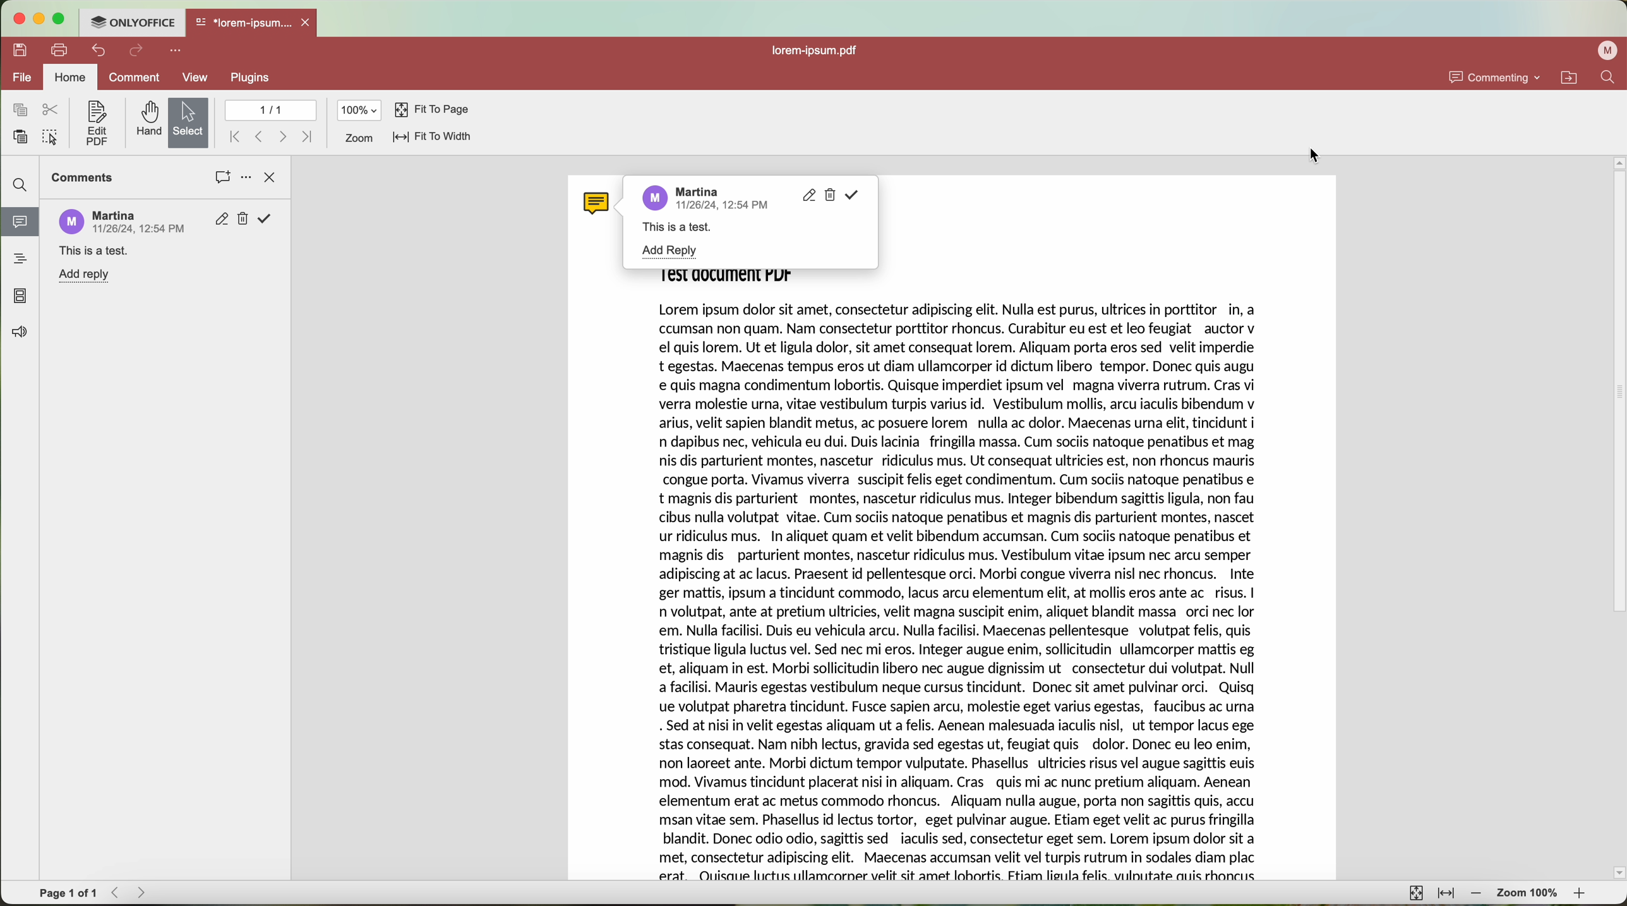  I want to click on zoom, so click(358, 139).